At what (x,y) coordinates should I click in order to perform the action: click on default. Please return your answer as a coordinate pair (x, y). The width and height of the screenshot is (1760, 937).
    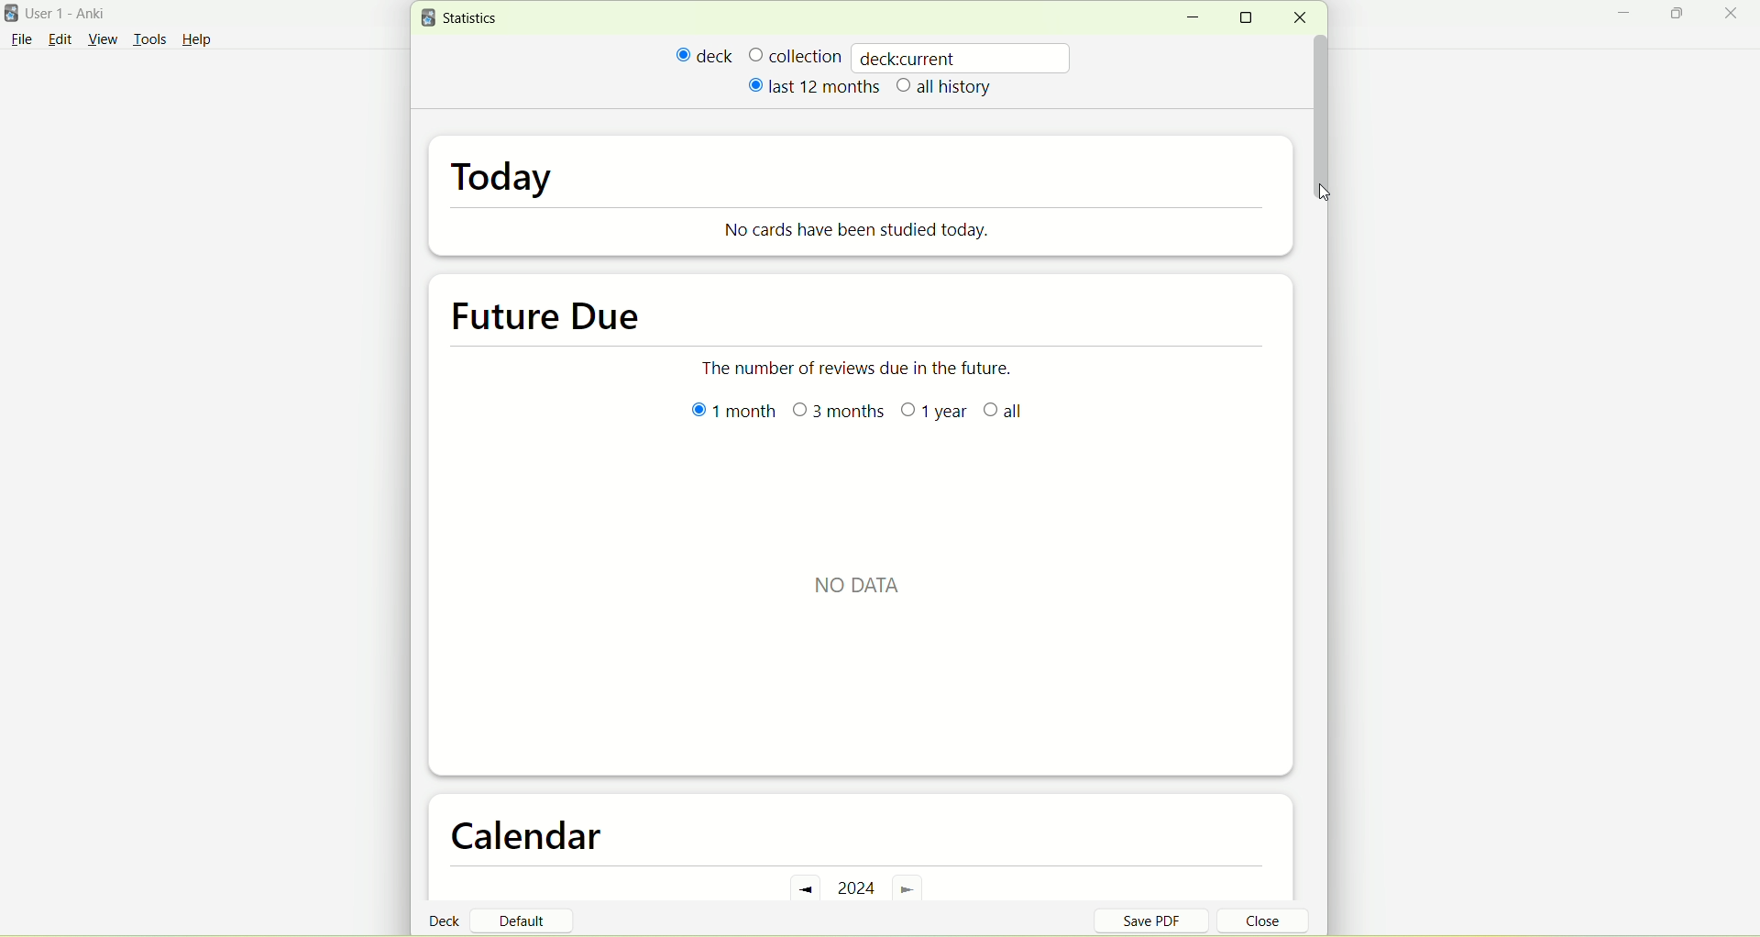
    Looking at the image, I should click on (529, 914).